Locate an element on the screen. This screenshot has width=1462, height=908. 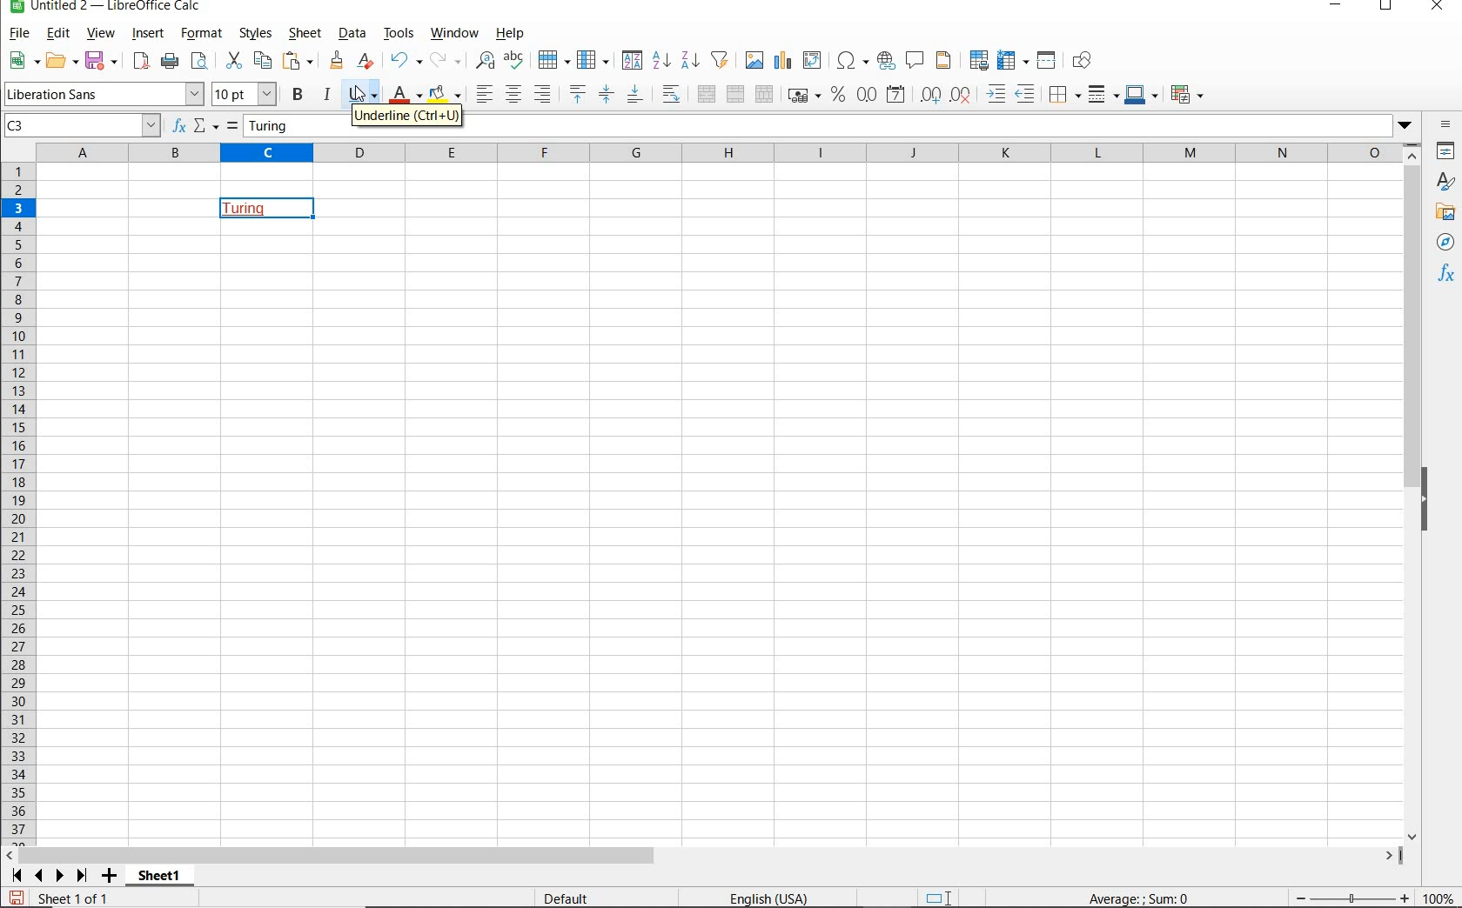
ALIGN BOTTOM is located at coordinates (636, 96).